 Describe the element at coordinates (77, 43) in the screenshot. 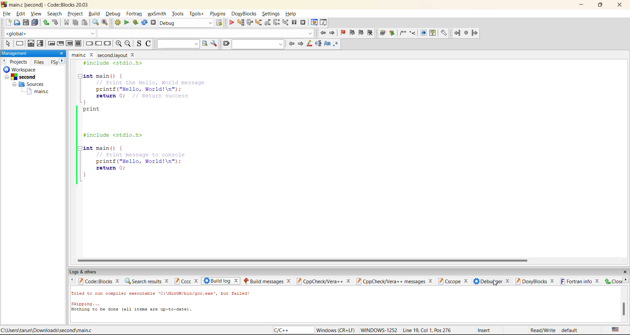

I see `block instruction` at that location.